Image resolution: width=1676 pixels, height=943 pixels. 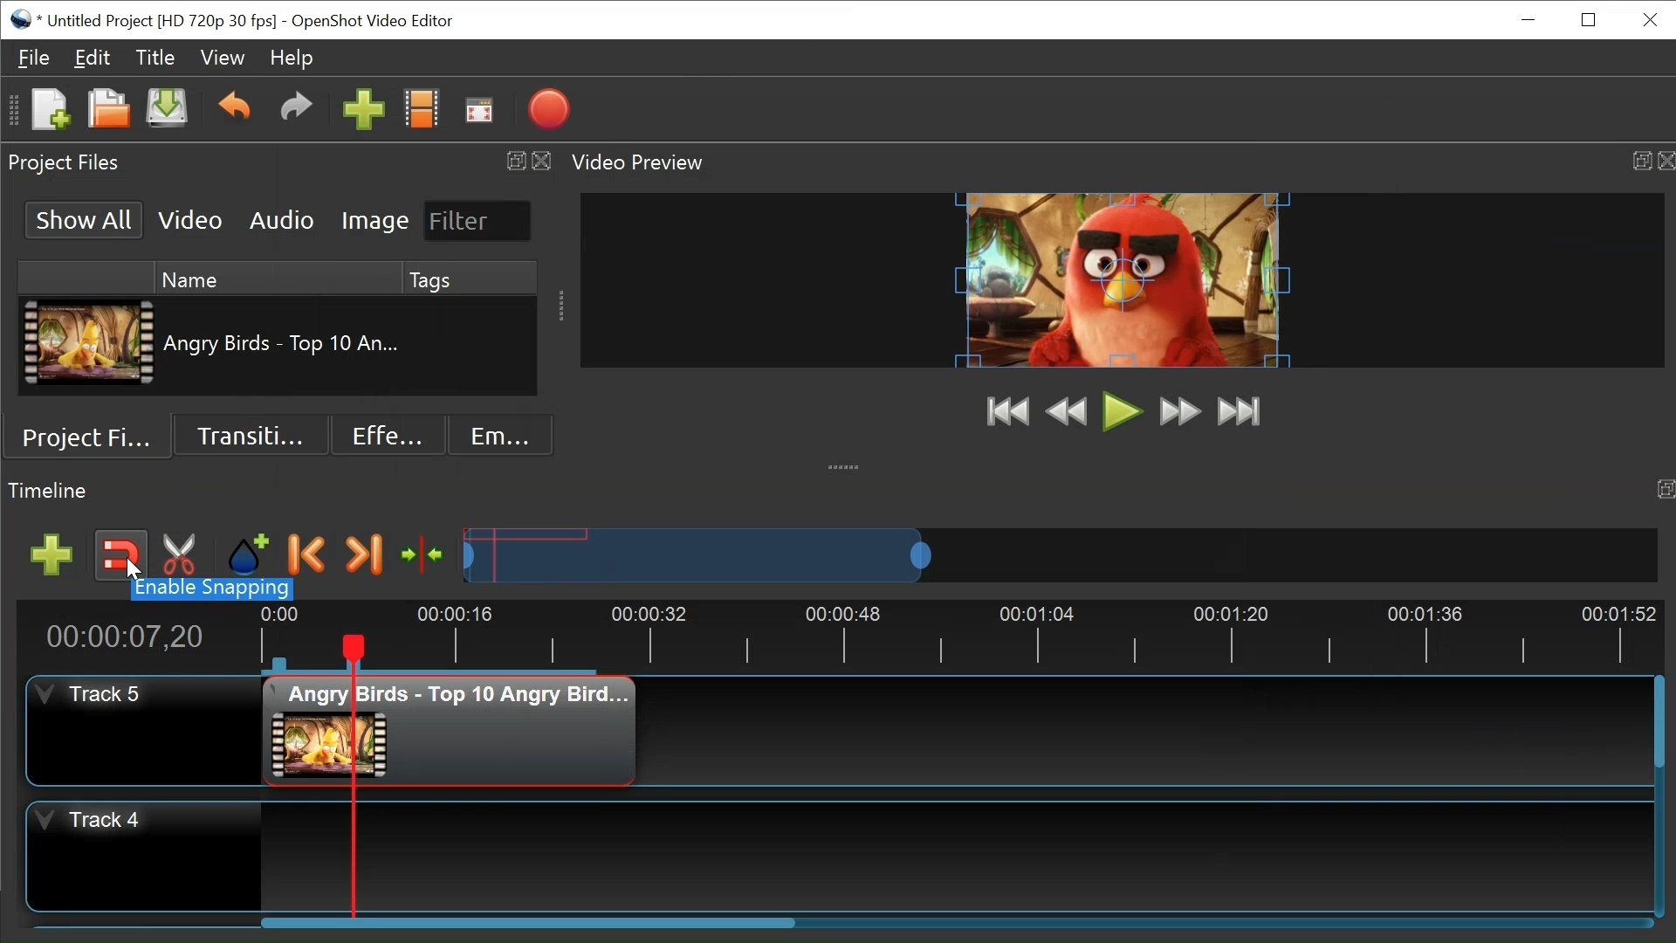 What do you see at coordinates (86, 219) in the screenshot?
I see `Show All` at bounding box center [86, 219].